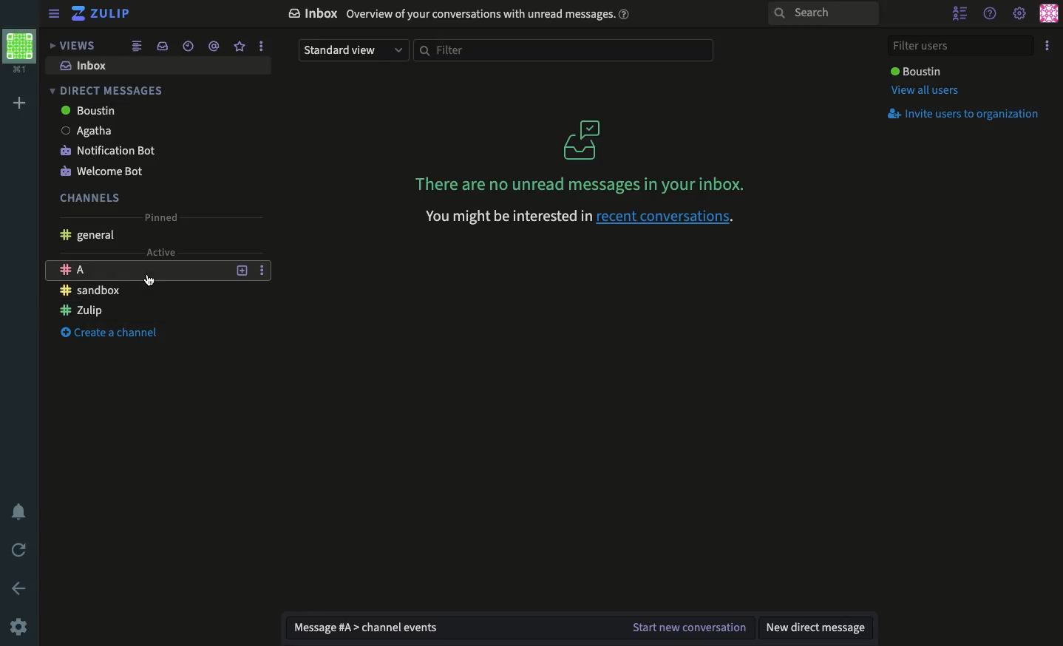 The width and height of the screenshot is (1063, 646). I want to click on Pinned, so click(163, 218).